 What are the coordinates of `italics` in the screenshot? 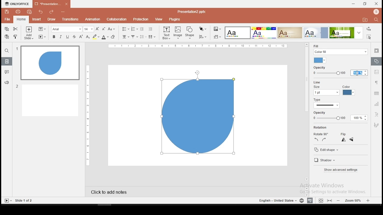 It's located at (60, 37).